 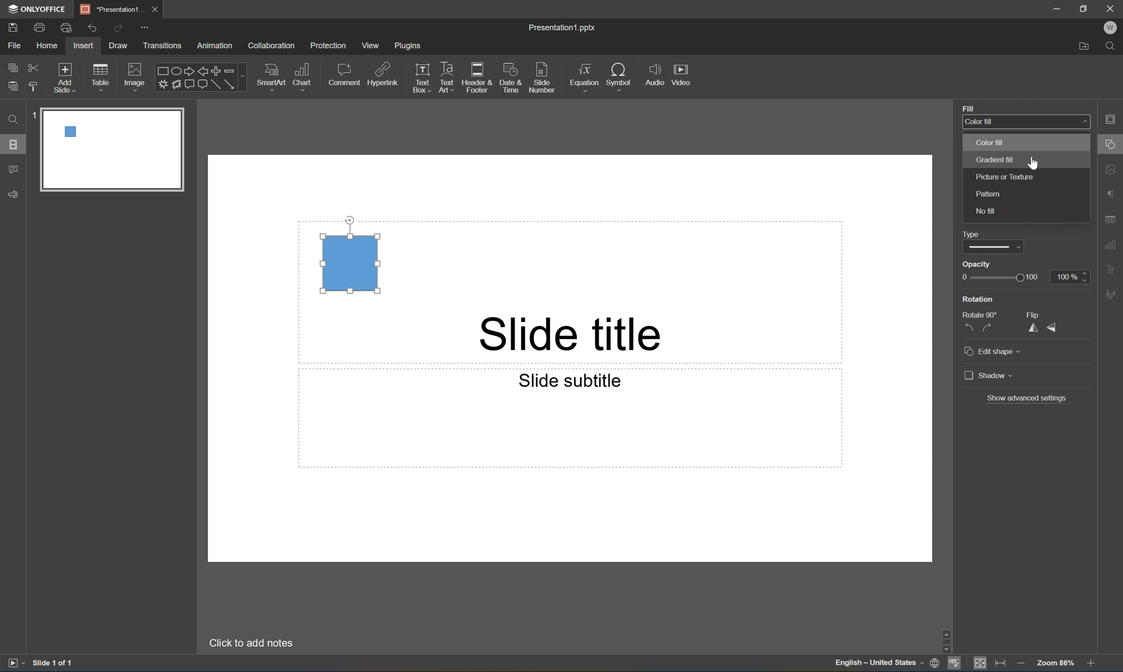 What do you see at coordinates (1089, 638) in the screenshot?
I see `Scroll Bar` at bounding box center [1089, 638].